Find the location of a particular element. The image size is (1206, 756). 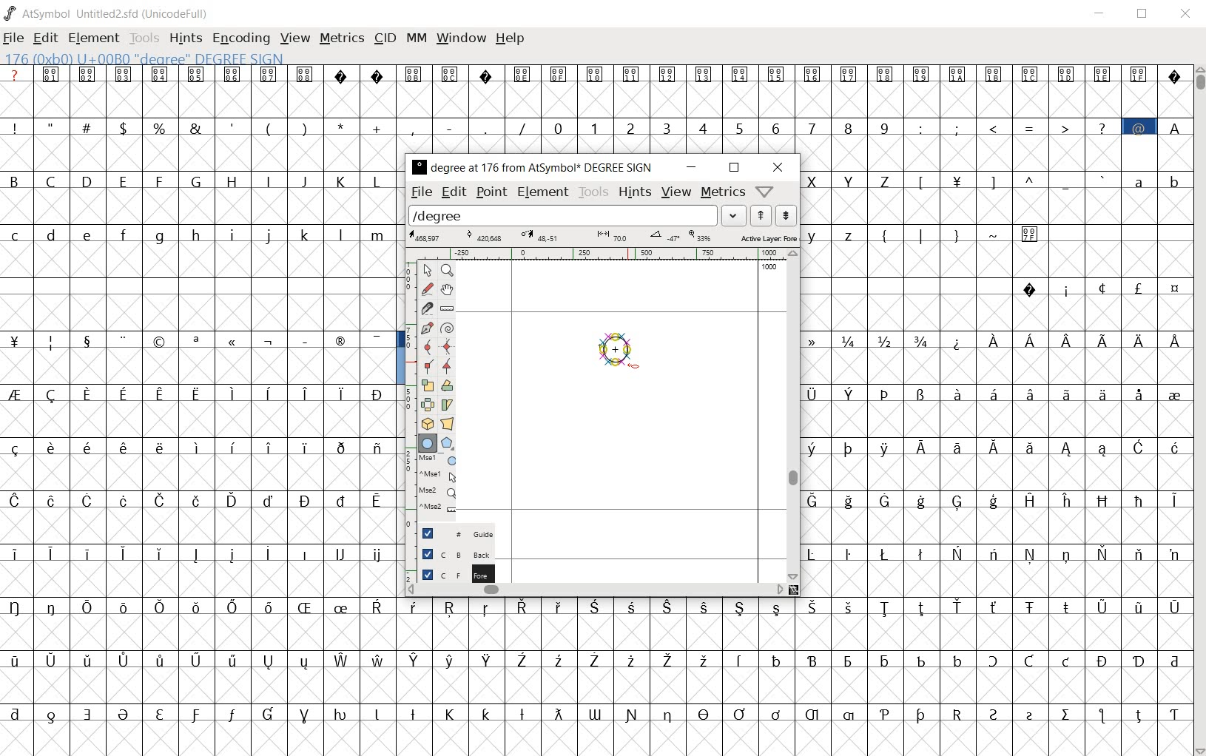

flip the selection is located at coordinates (425, 405).